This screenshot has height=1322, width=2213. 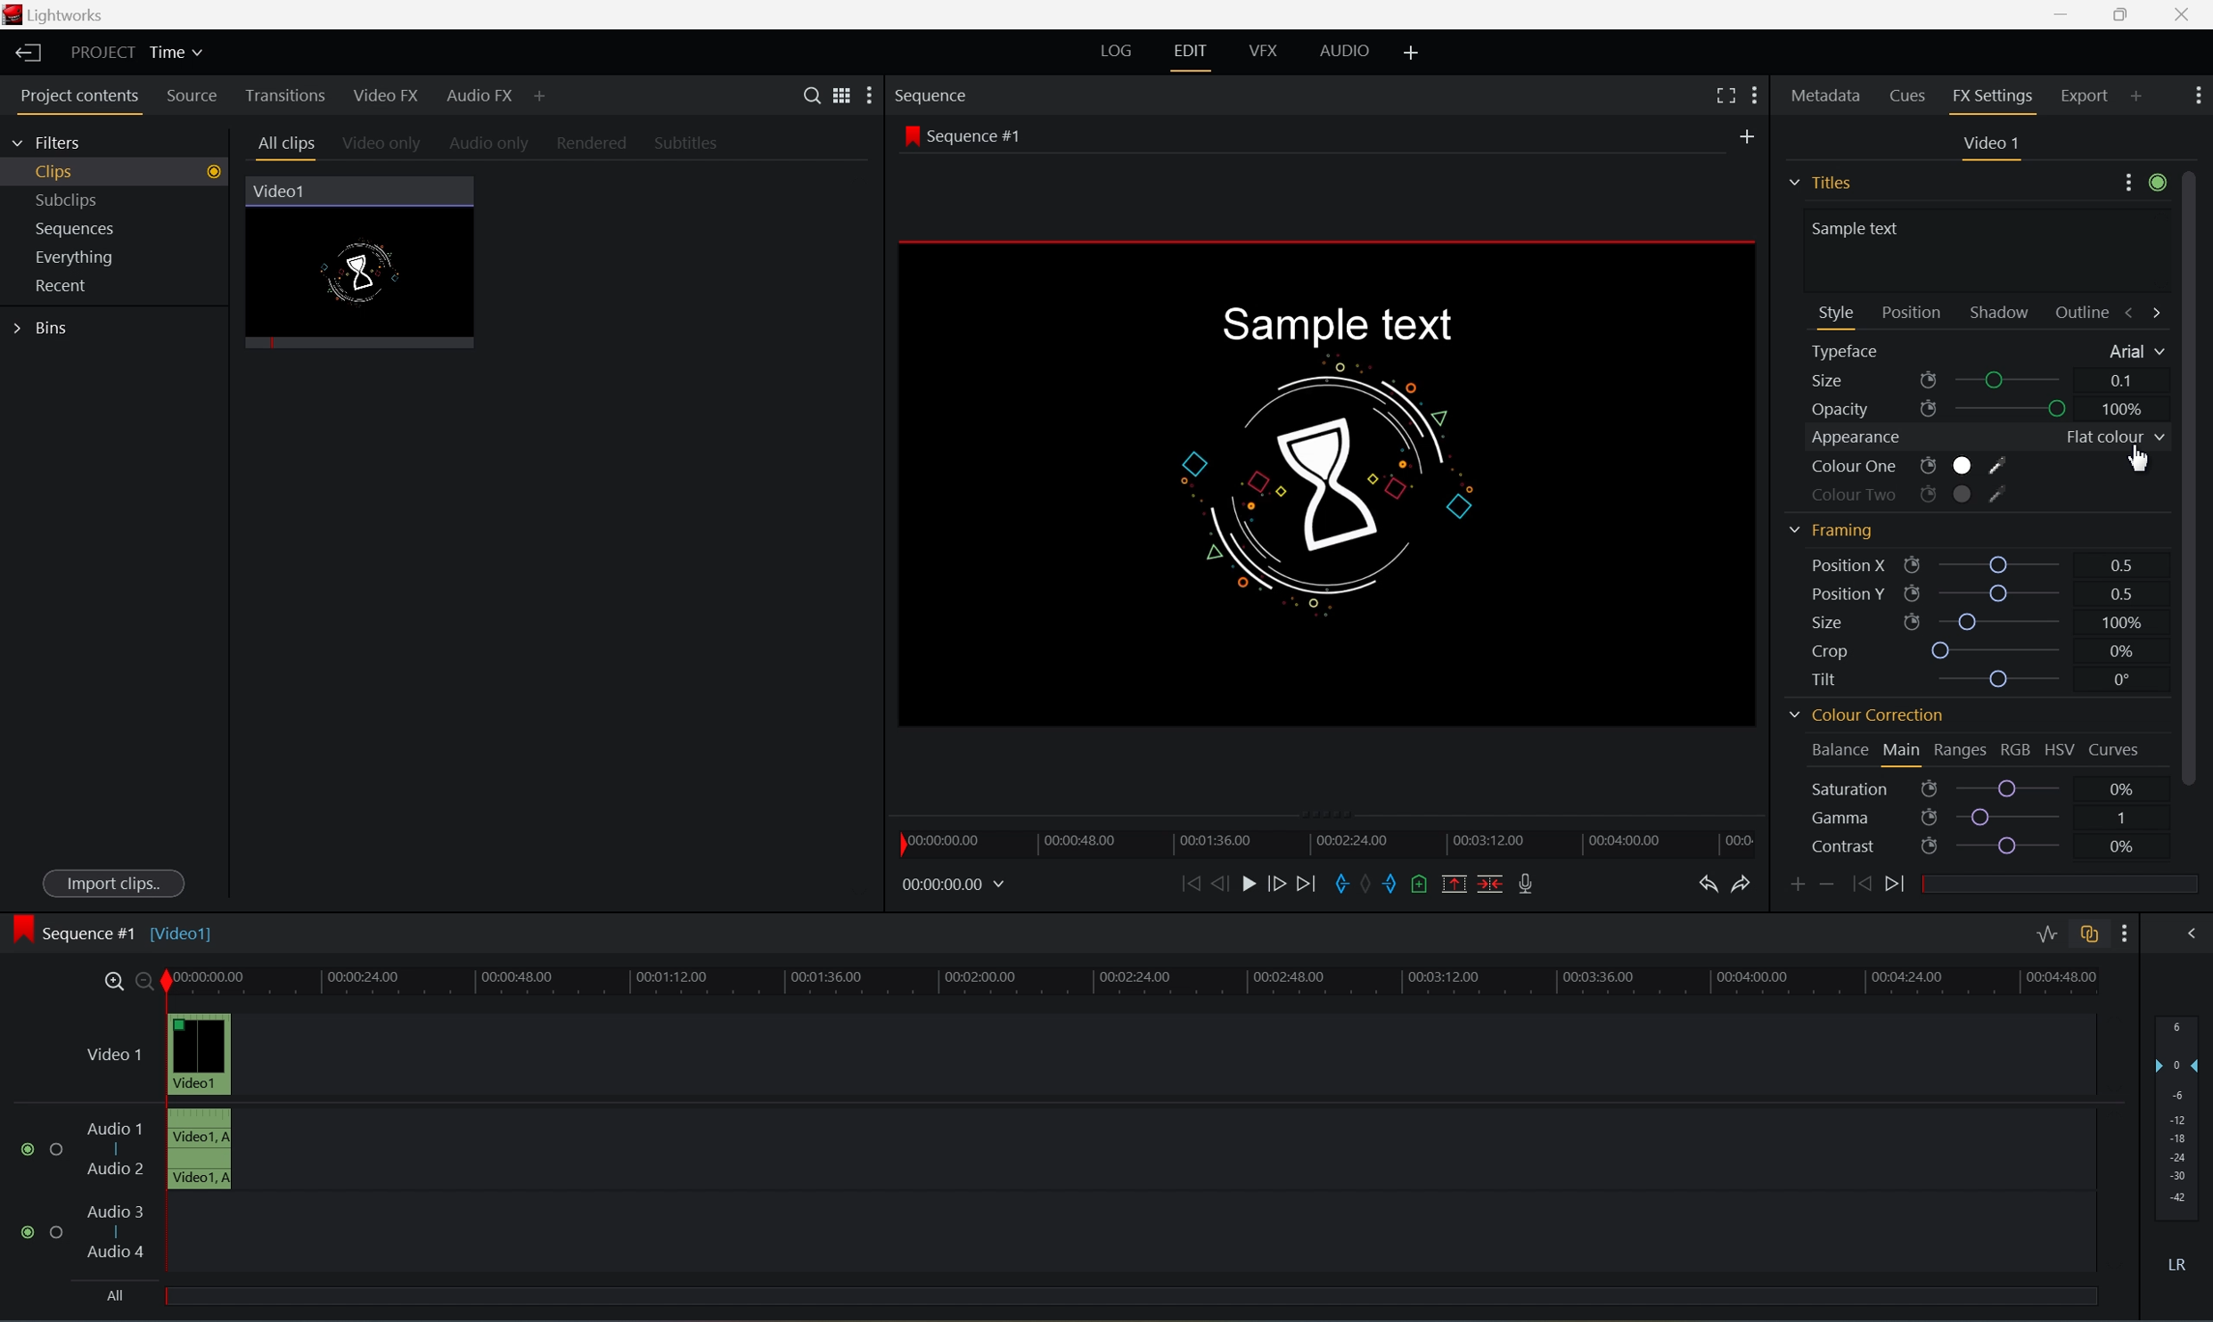 What do you see at coordinates (2122, 787) in the screenshot?
I see `0%` at bounding box center [2122, 787].